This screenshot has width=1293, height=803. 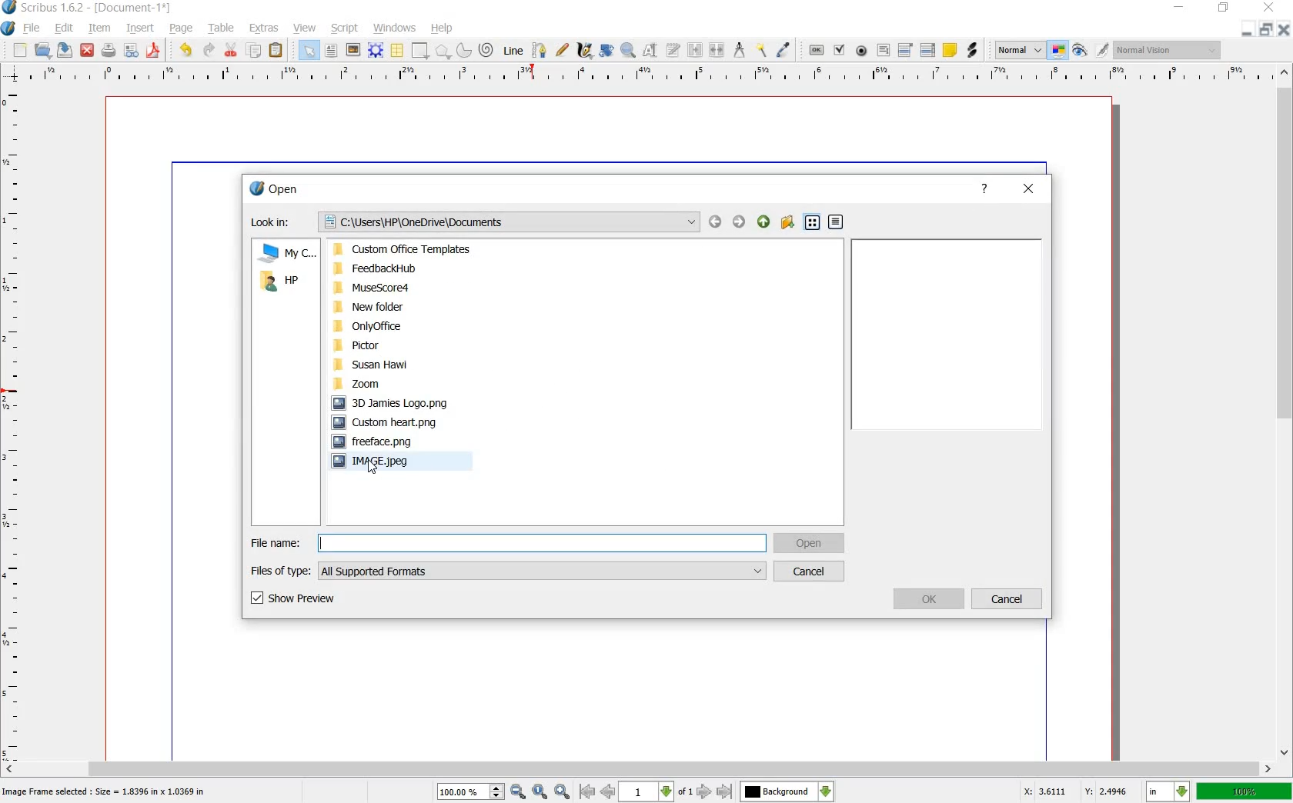 What do you see at coordinates (1180, 8) in the screenshot?
I see `minimize` at bounding box center [1180, 8].